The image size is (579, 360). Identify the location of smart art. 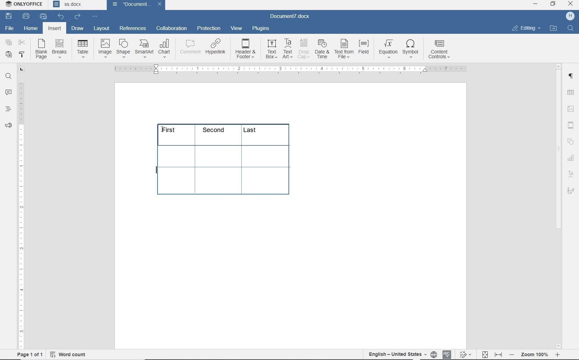
(144, 49).